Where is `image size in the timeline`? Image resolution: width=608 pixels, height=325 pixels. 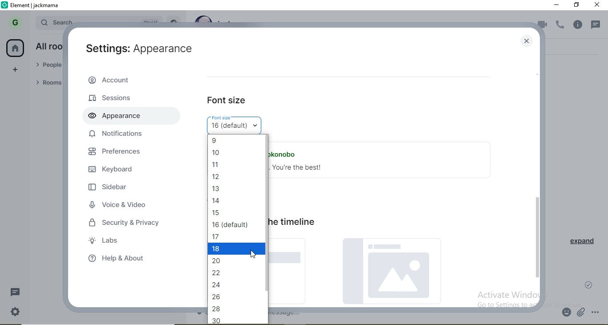 image size in the timeline is located at coordinates (298, 223).